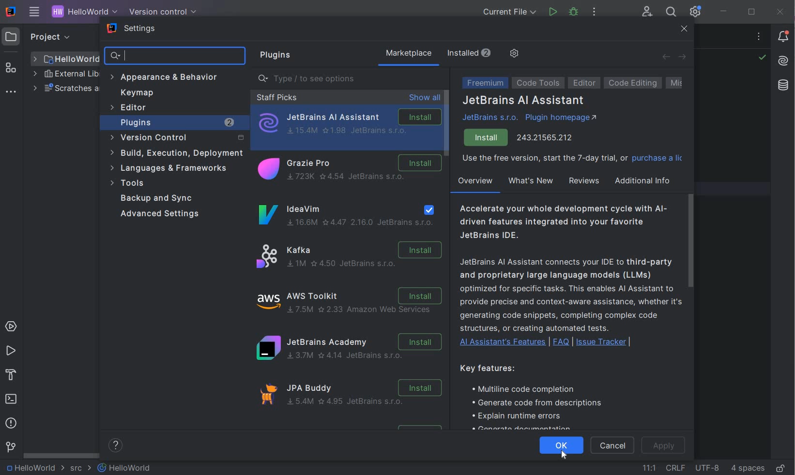 The height and width of the screenshot is (475, 795). What do you see at coordinates (530, 181) in the screenshot?
I see `what's new` at bounding box center [530, 181].